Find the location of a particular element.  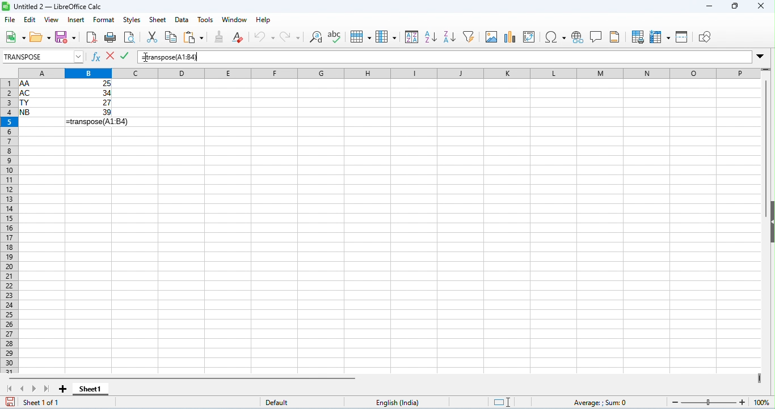

drop down is located at coordinates (761, 57).